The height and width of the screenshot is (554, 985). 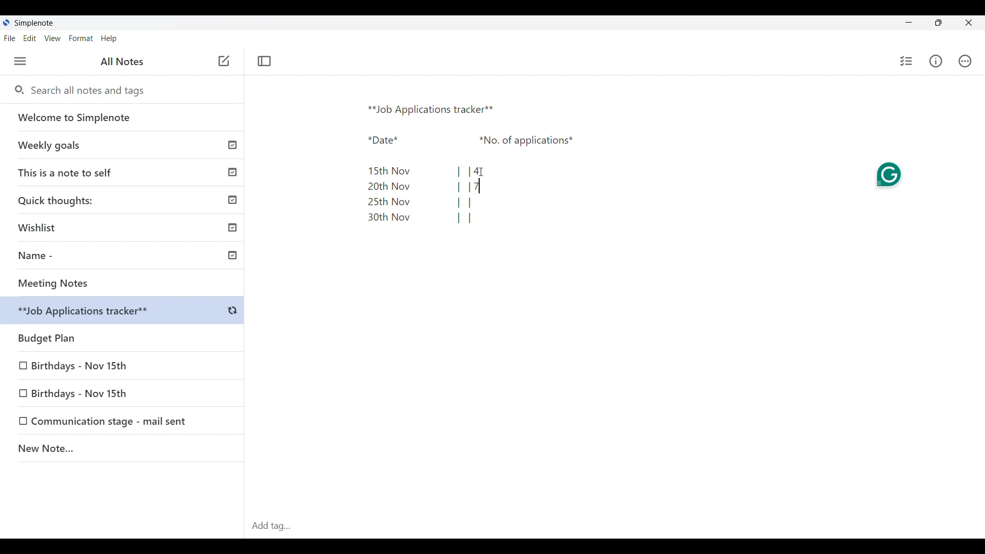 What do you see at coordinates (122, 61) in the screenshot?
I see `All notes` at bounding box center [122, 61].